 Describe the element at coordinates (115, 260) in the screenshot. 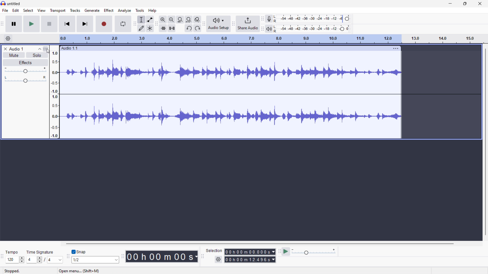

I see `Drop down` at that location.